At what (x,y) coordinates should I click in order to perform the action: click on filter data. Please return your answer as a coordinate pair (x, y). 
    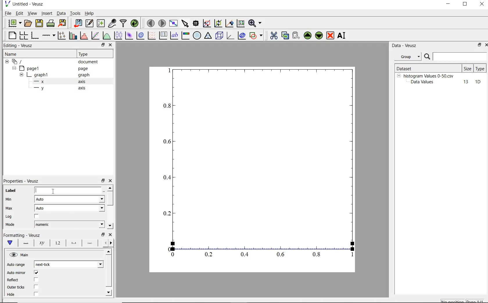
    Looking at the image, I should click on (123, 23).